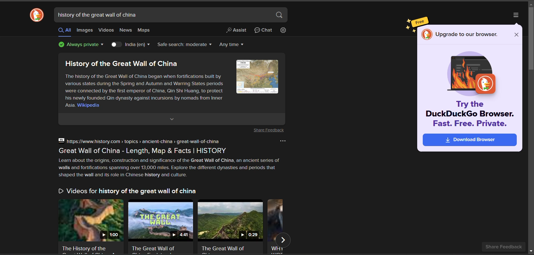 This screenshot has height=255, width=534. Describe the element at coordinates (149, 93) in the screenshot. I see `The history of the Great Wall of China began when fortifications built by

various states during the Spring and Autumn and Warring States periods
were connected by the first emperor of China, Qin Shi Huang, to protect
his newly founded Qin dynasty against incursions by nomads from Inner
Asia. Wikipedia` at that location.